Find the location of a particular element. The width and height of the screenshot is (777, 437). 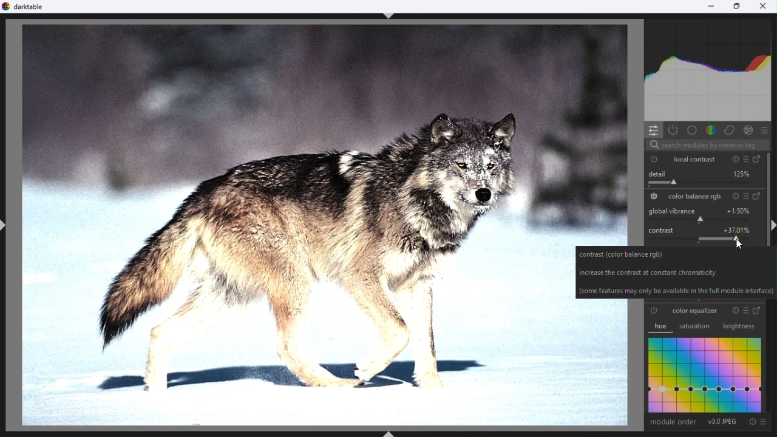

local contrast module is switched ON  is located at coordinates (654, 159).